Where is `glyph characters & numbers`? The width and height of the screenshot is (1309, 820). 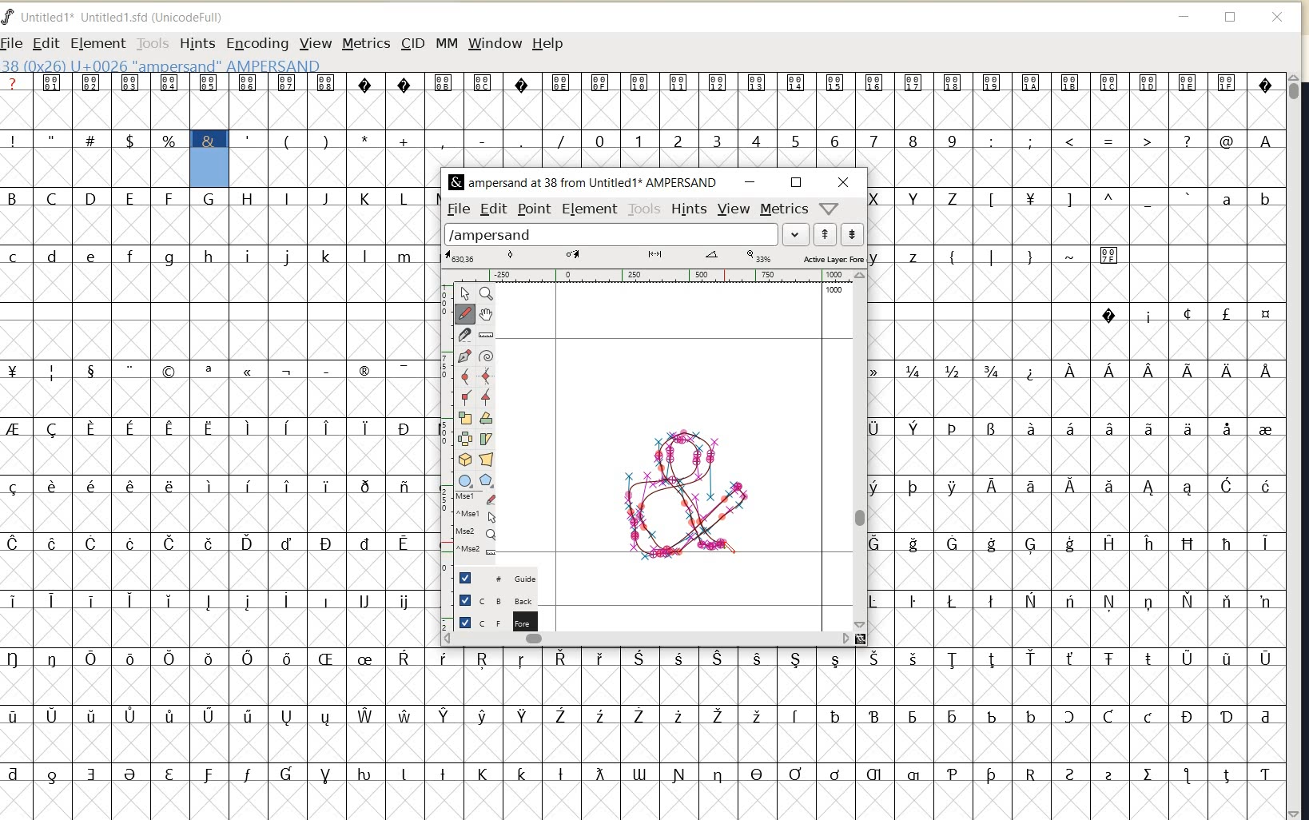 glyph characters & numbers is located at coordinates (1076, 411).